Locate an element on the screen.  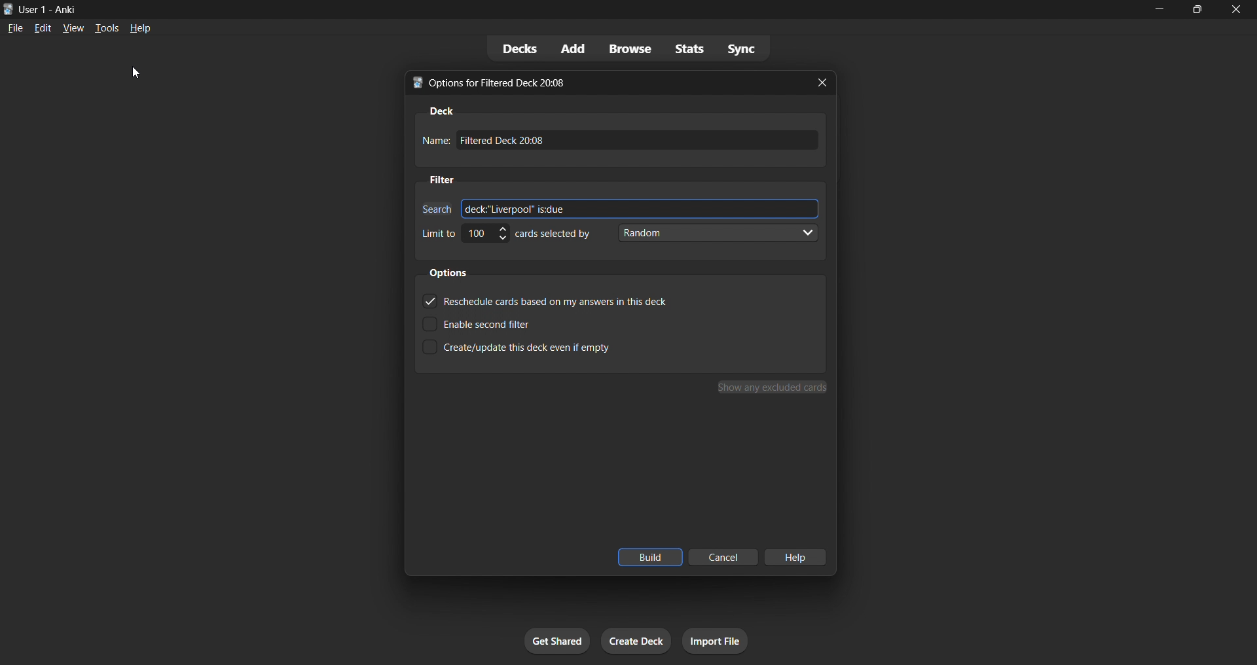
import file is located at coordinates (716, 640).